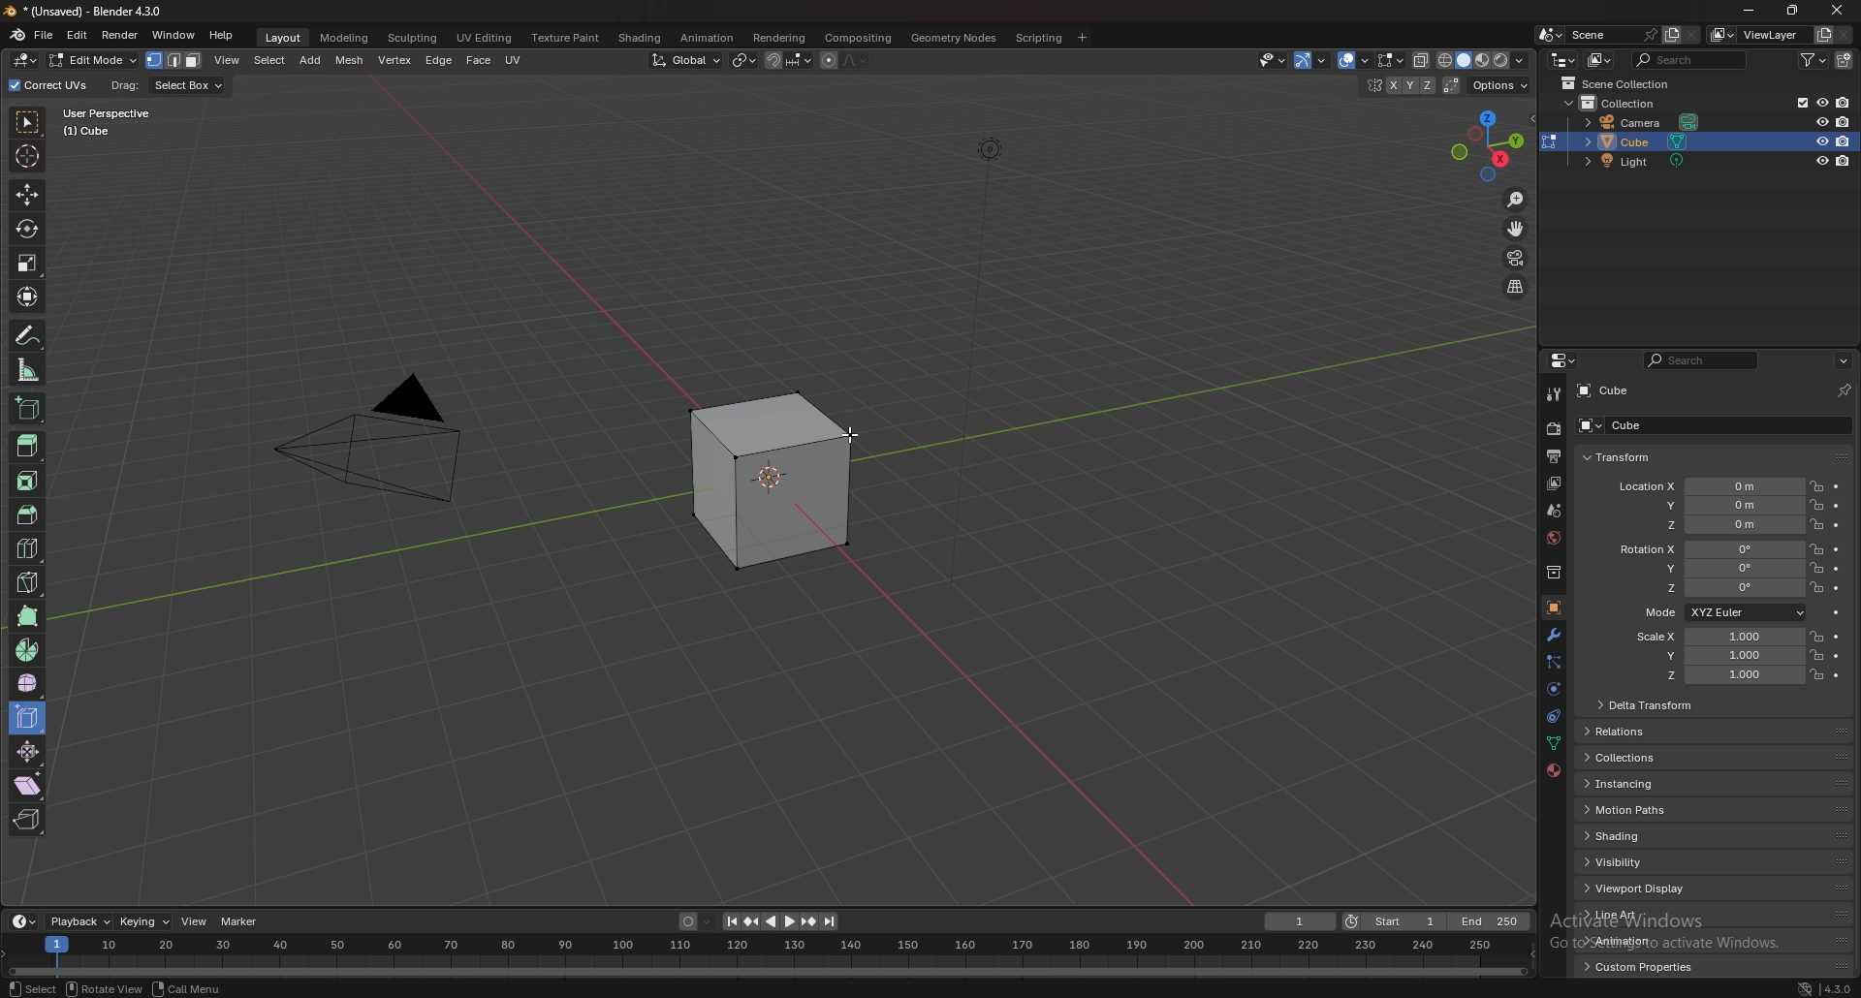 This screenshot has height=998, width=1861. I want to click on location y, so click(1717, 505).